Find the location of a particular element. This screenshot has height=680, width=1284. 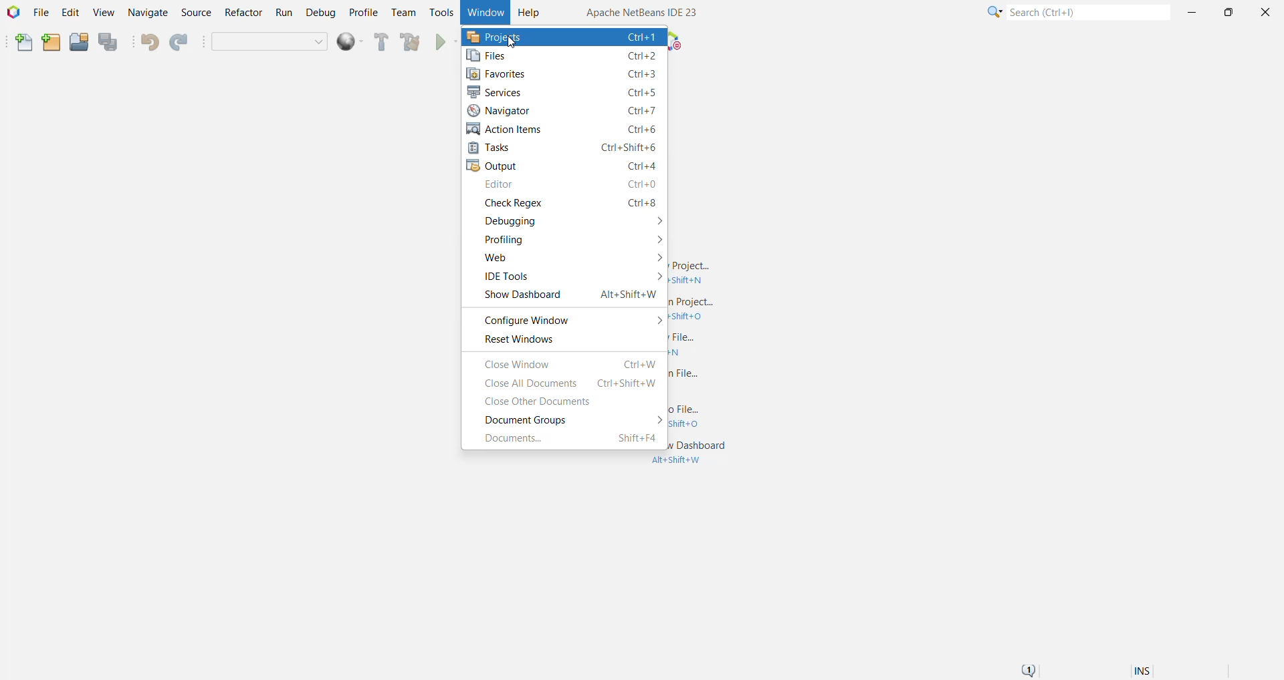

Tools is located at coordinates (441, 11).